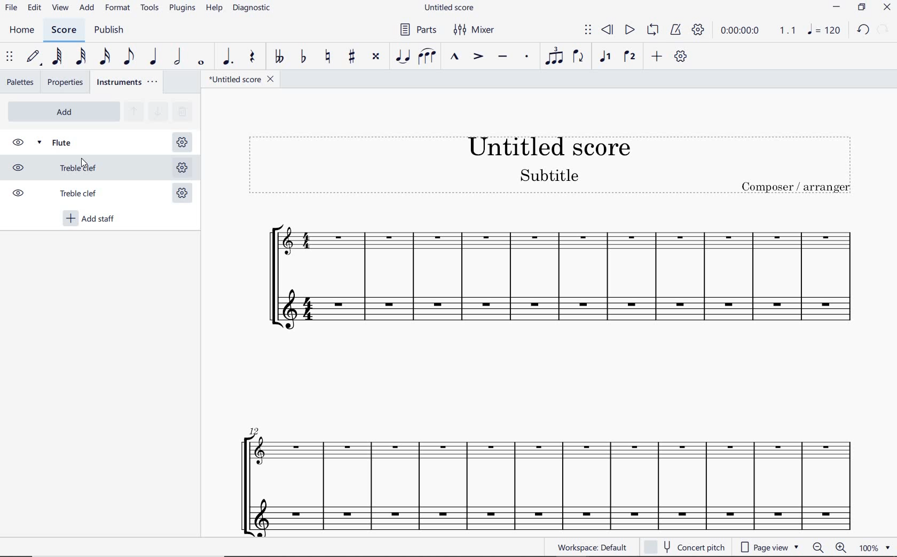 This screenshot has height=557, width=897. I want to click on add staff, so click(91, 219).